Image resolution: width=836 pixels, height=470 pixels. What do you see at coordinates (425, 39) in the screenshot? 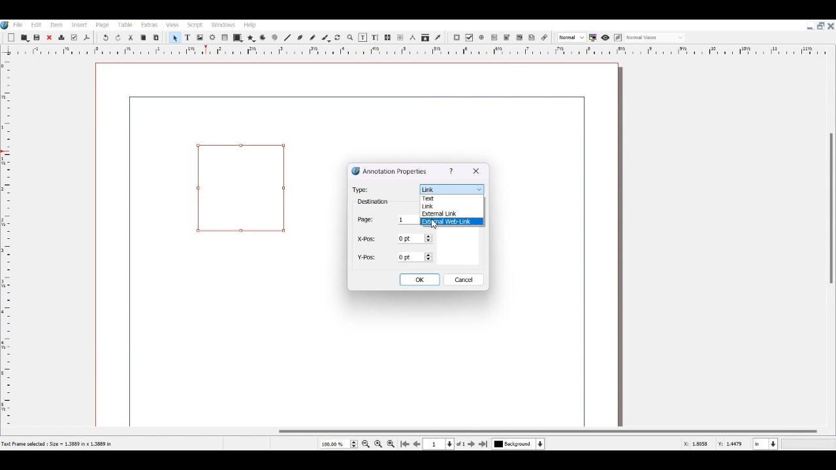
I see `Copy item properties` at bounding box center [425, 39].